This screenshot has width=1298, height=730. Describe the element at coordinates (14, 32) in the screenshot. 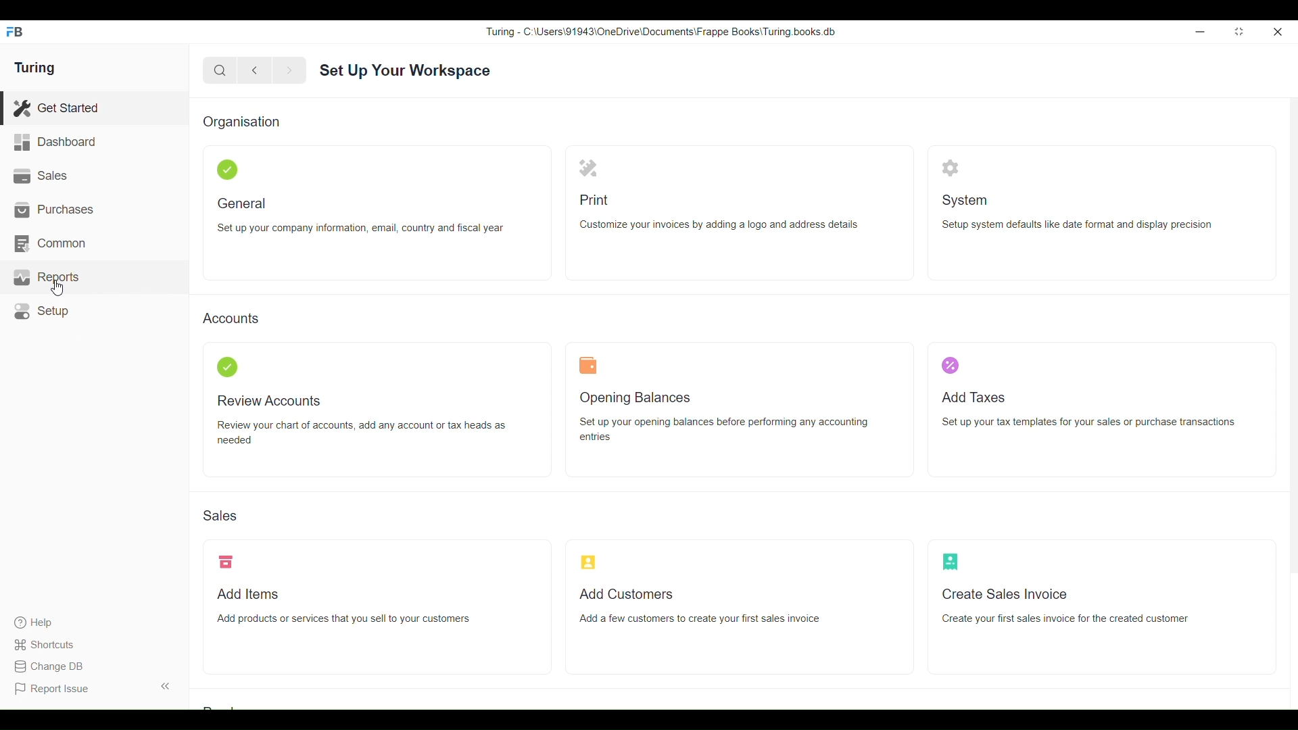

I see `Frappe Books logo` at that location.